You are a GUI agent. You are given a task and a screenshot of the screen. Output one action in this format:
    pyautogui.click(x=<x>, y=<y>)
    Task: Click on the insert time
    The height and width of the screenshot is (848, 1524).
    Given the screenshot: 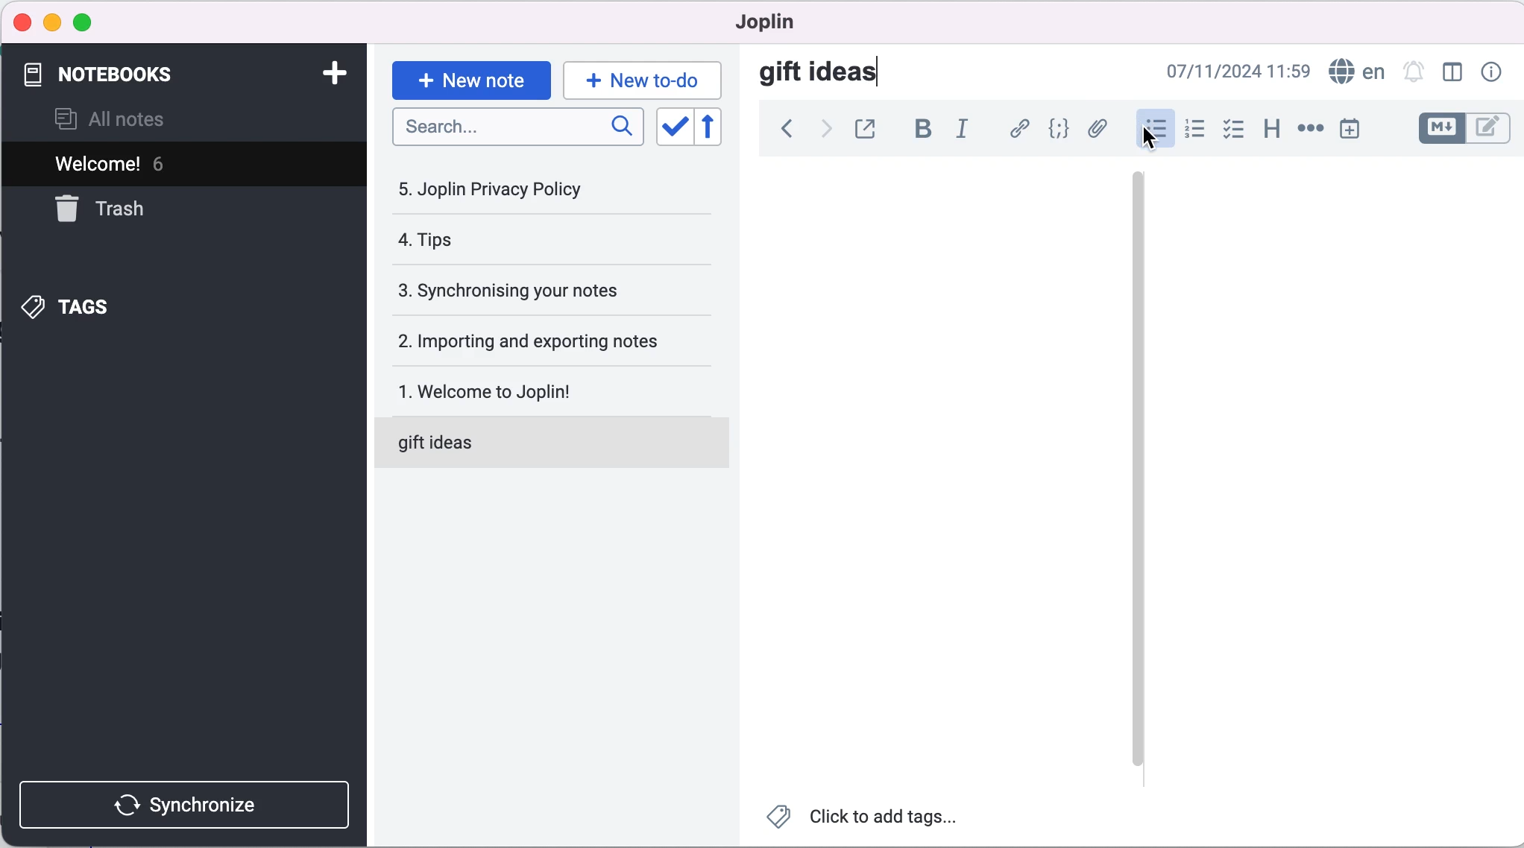 What is the action you would take?
    pyautogui.click(x=1355, y=131)
    